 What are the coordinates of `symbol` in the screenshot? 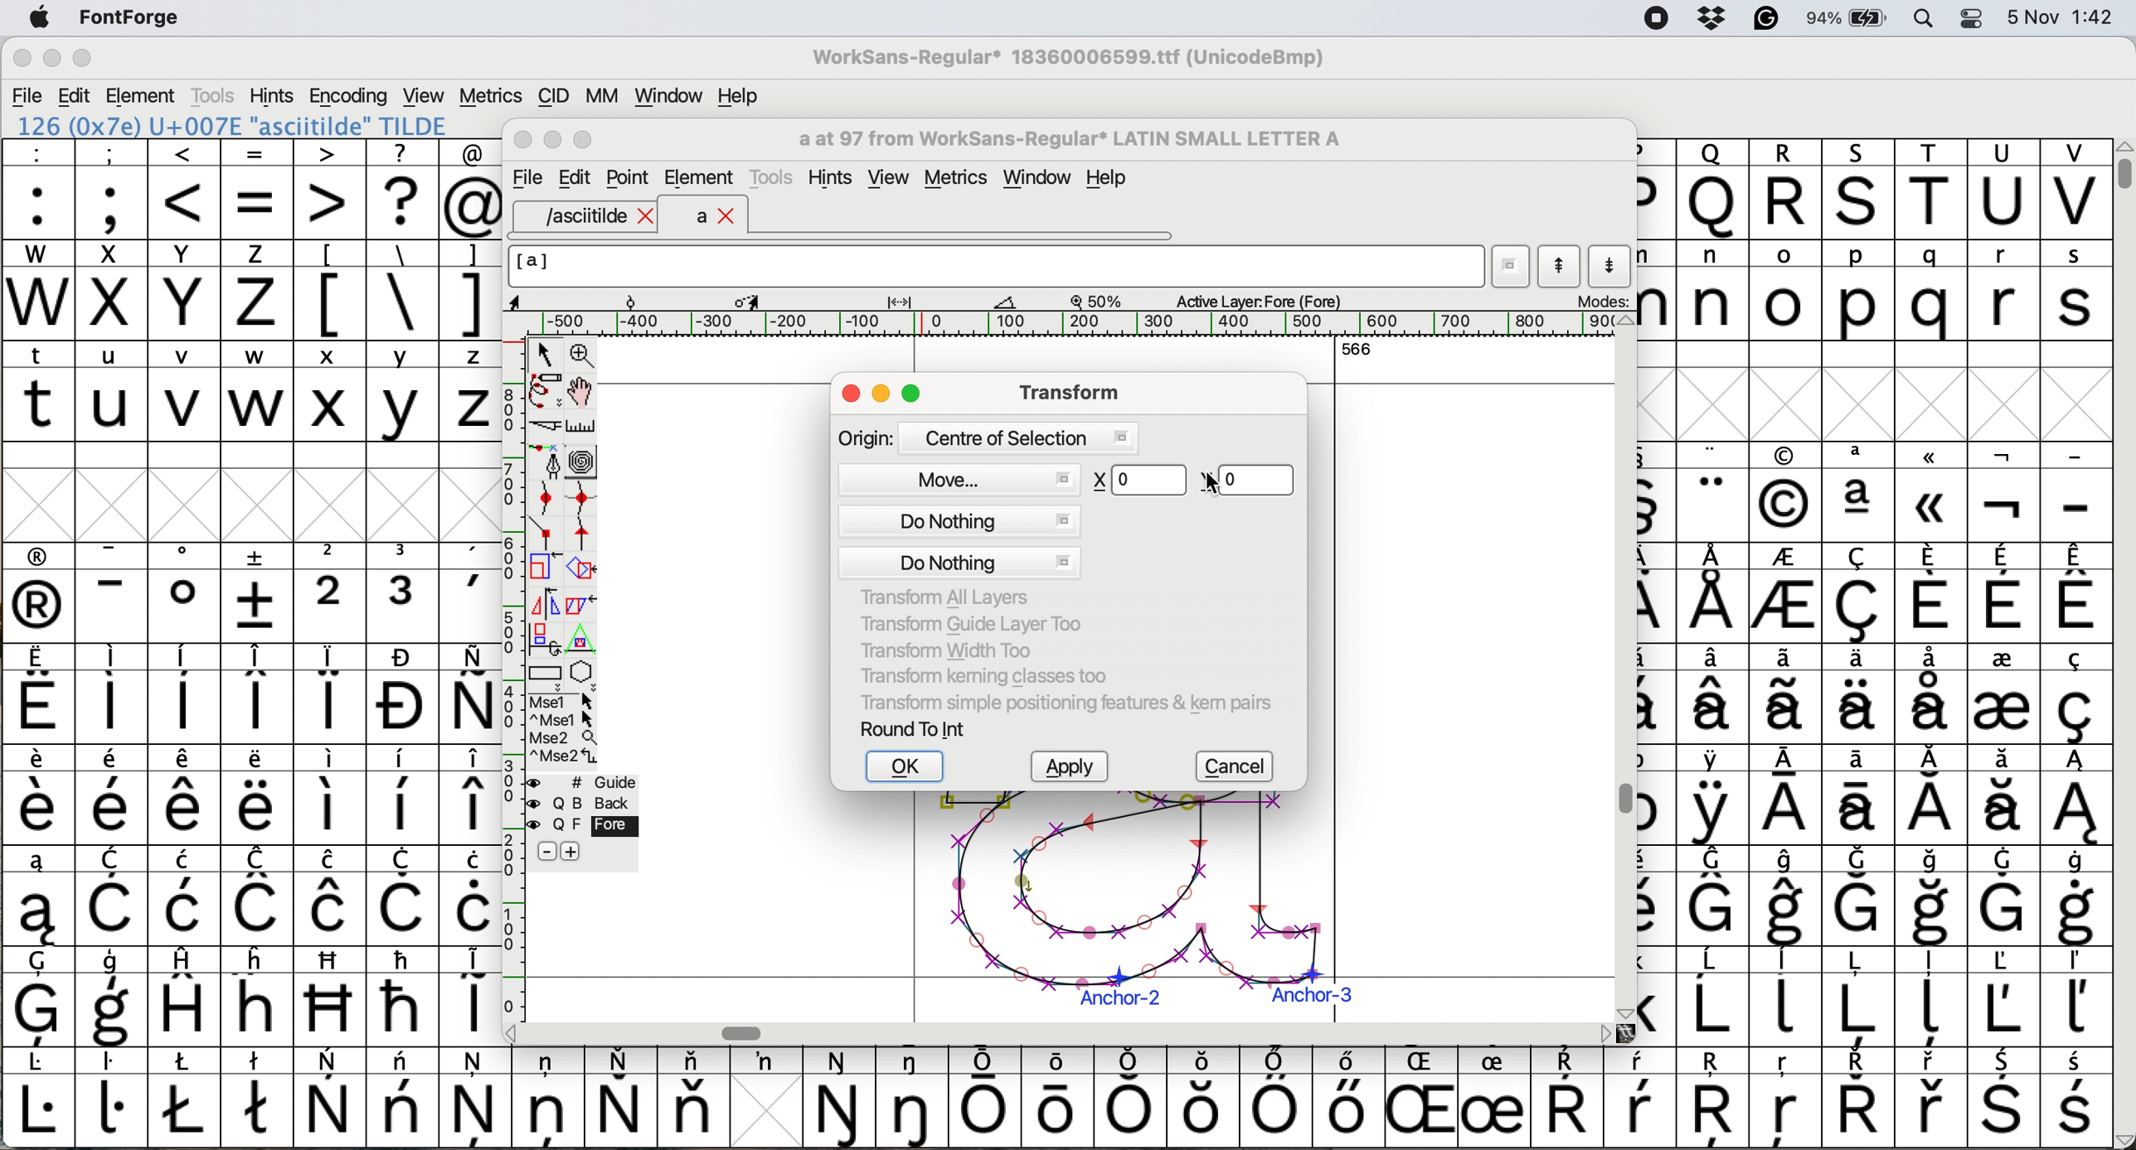 It's located at (1933, 796).